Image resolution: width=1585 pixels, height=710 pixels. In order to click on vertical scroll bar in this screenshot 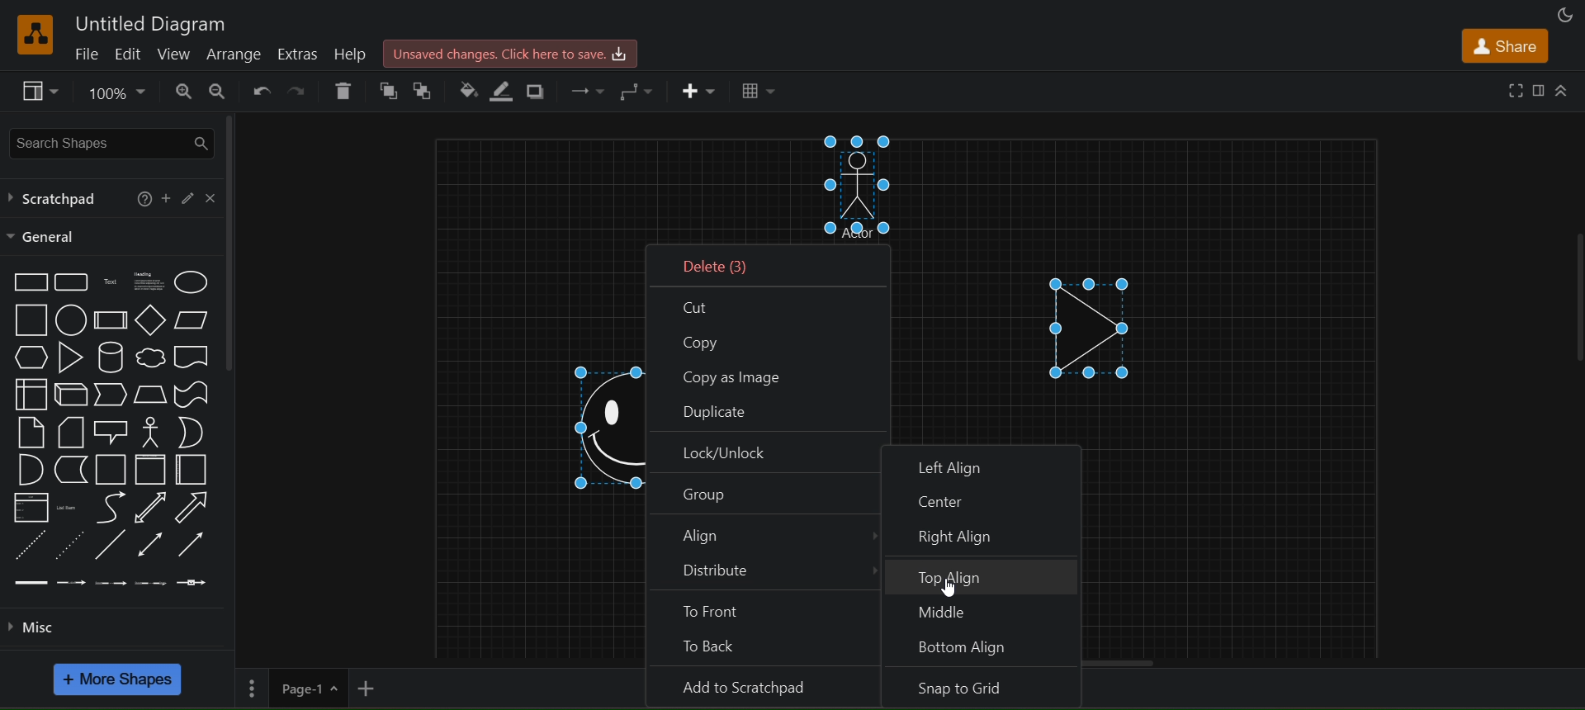, I will do `click(234, 241)`.